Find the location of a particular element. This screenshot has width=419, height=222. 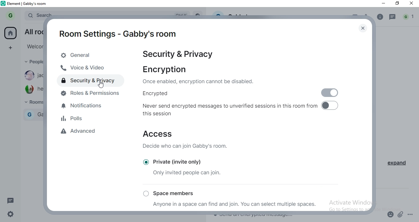

roles & permissions is located at coordinates (91, 95).